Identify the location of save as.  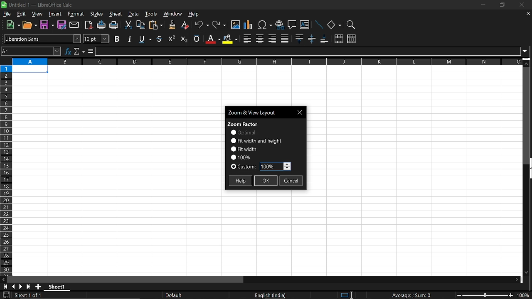
(62, 25).